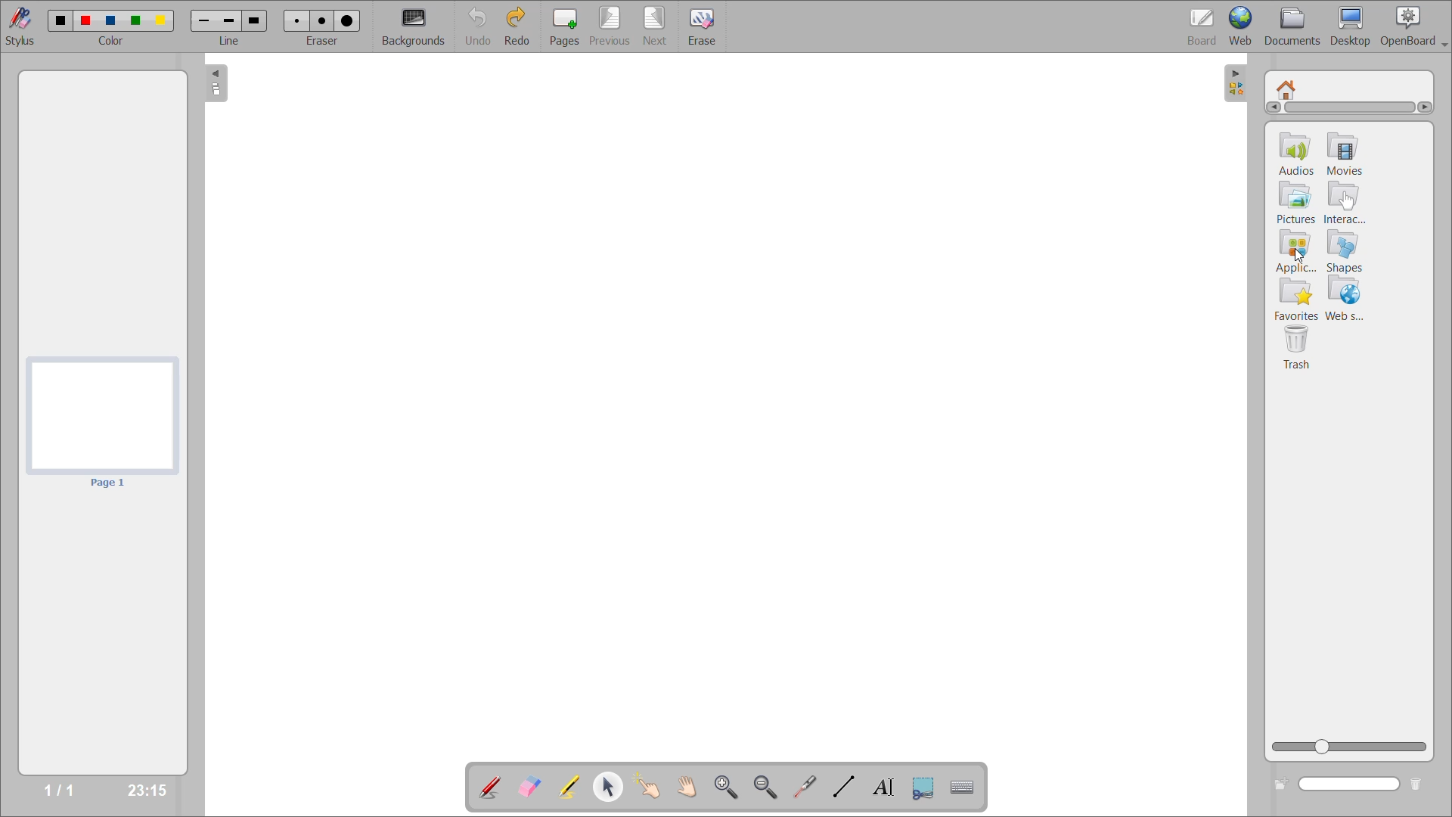 The width and height of the screenshot is (1452, 817). What do you see at coordinates (57, 20) in the screenshot?
I see `color 1` at bounding box center [57, 20].